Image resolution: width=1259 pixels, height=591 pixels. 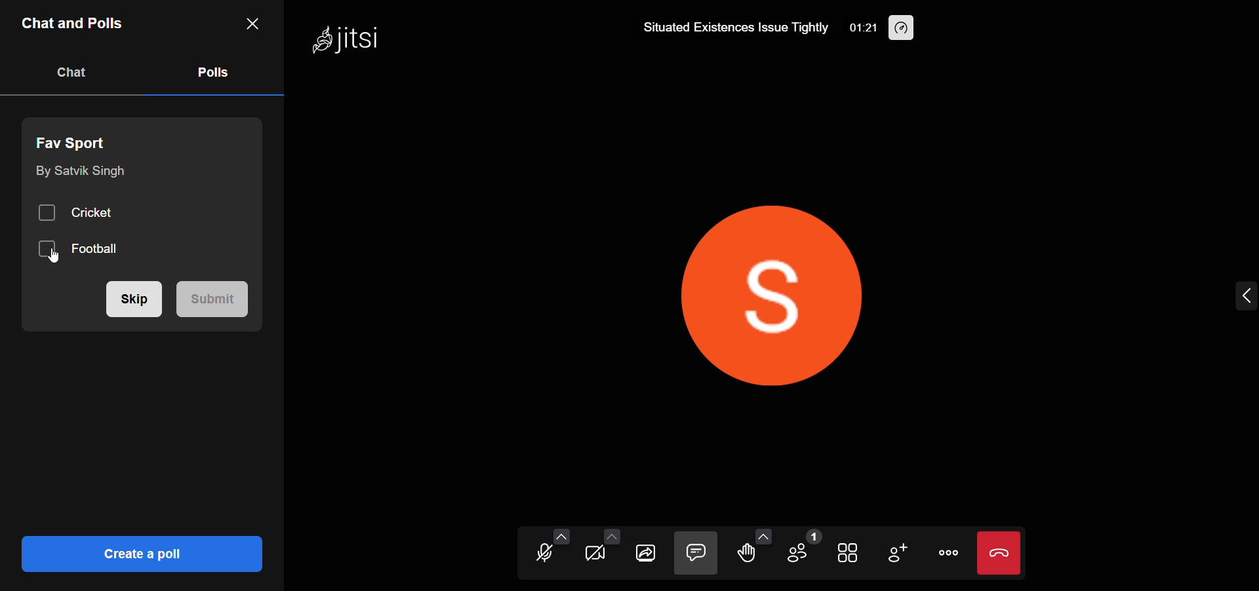 I want to click on invite people, so click(x=901, y=551).